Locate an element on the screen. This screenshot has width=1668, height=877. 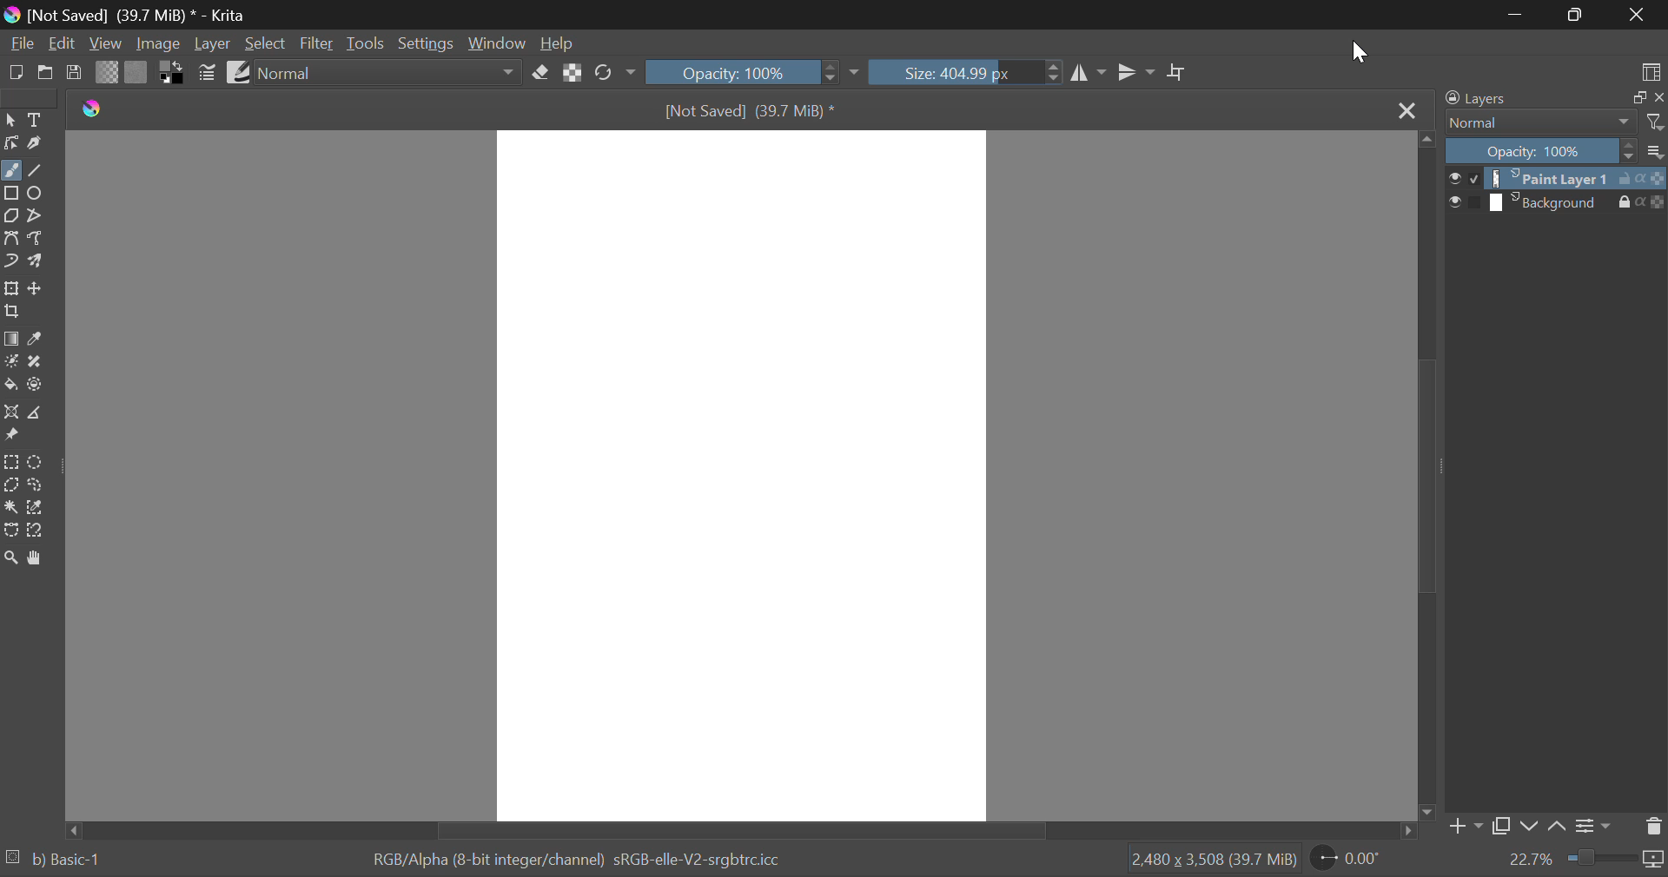
Document Dimensions is located at coordinates (1214, 862).